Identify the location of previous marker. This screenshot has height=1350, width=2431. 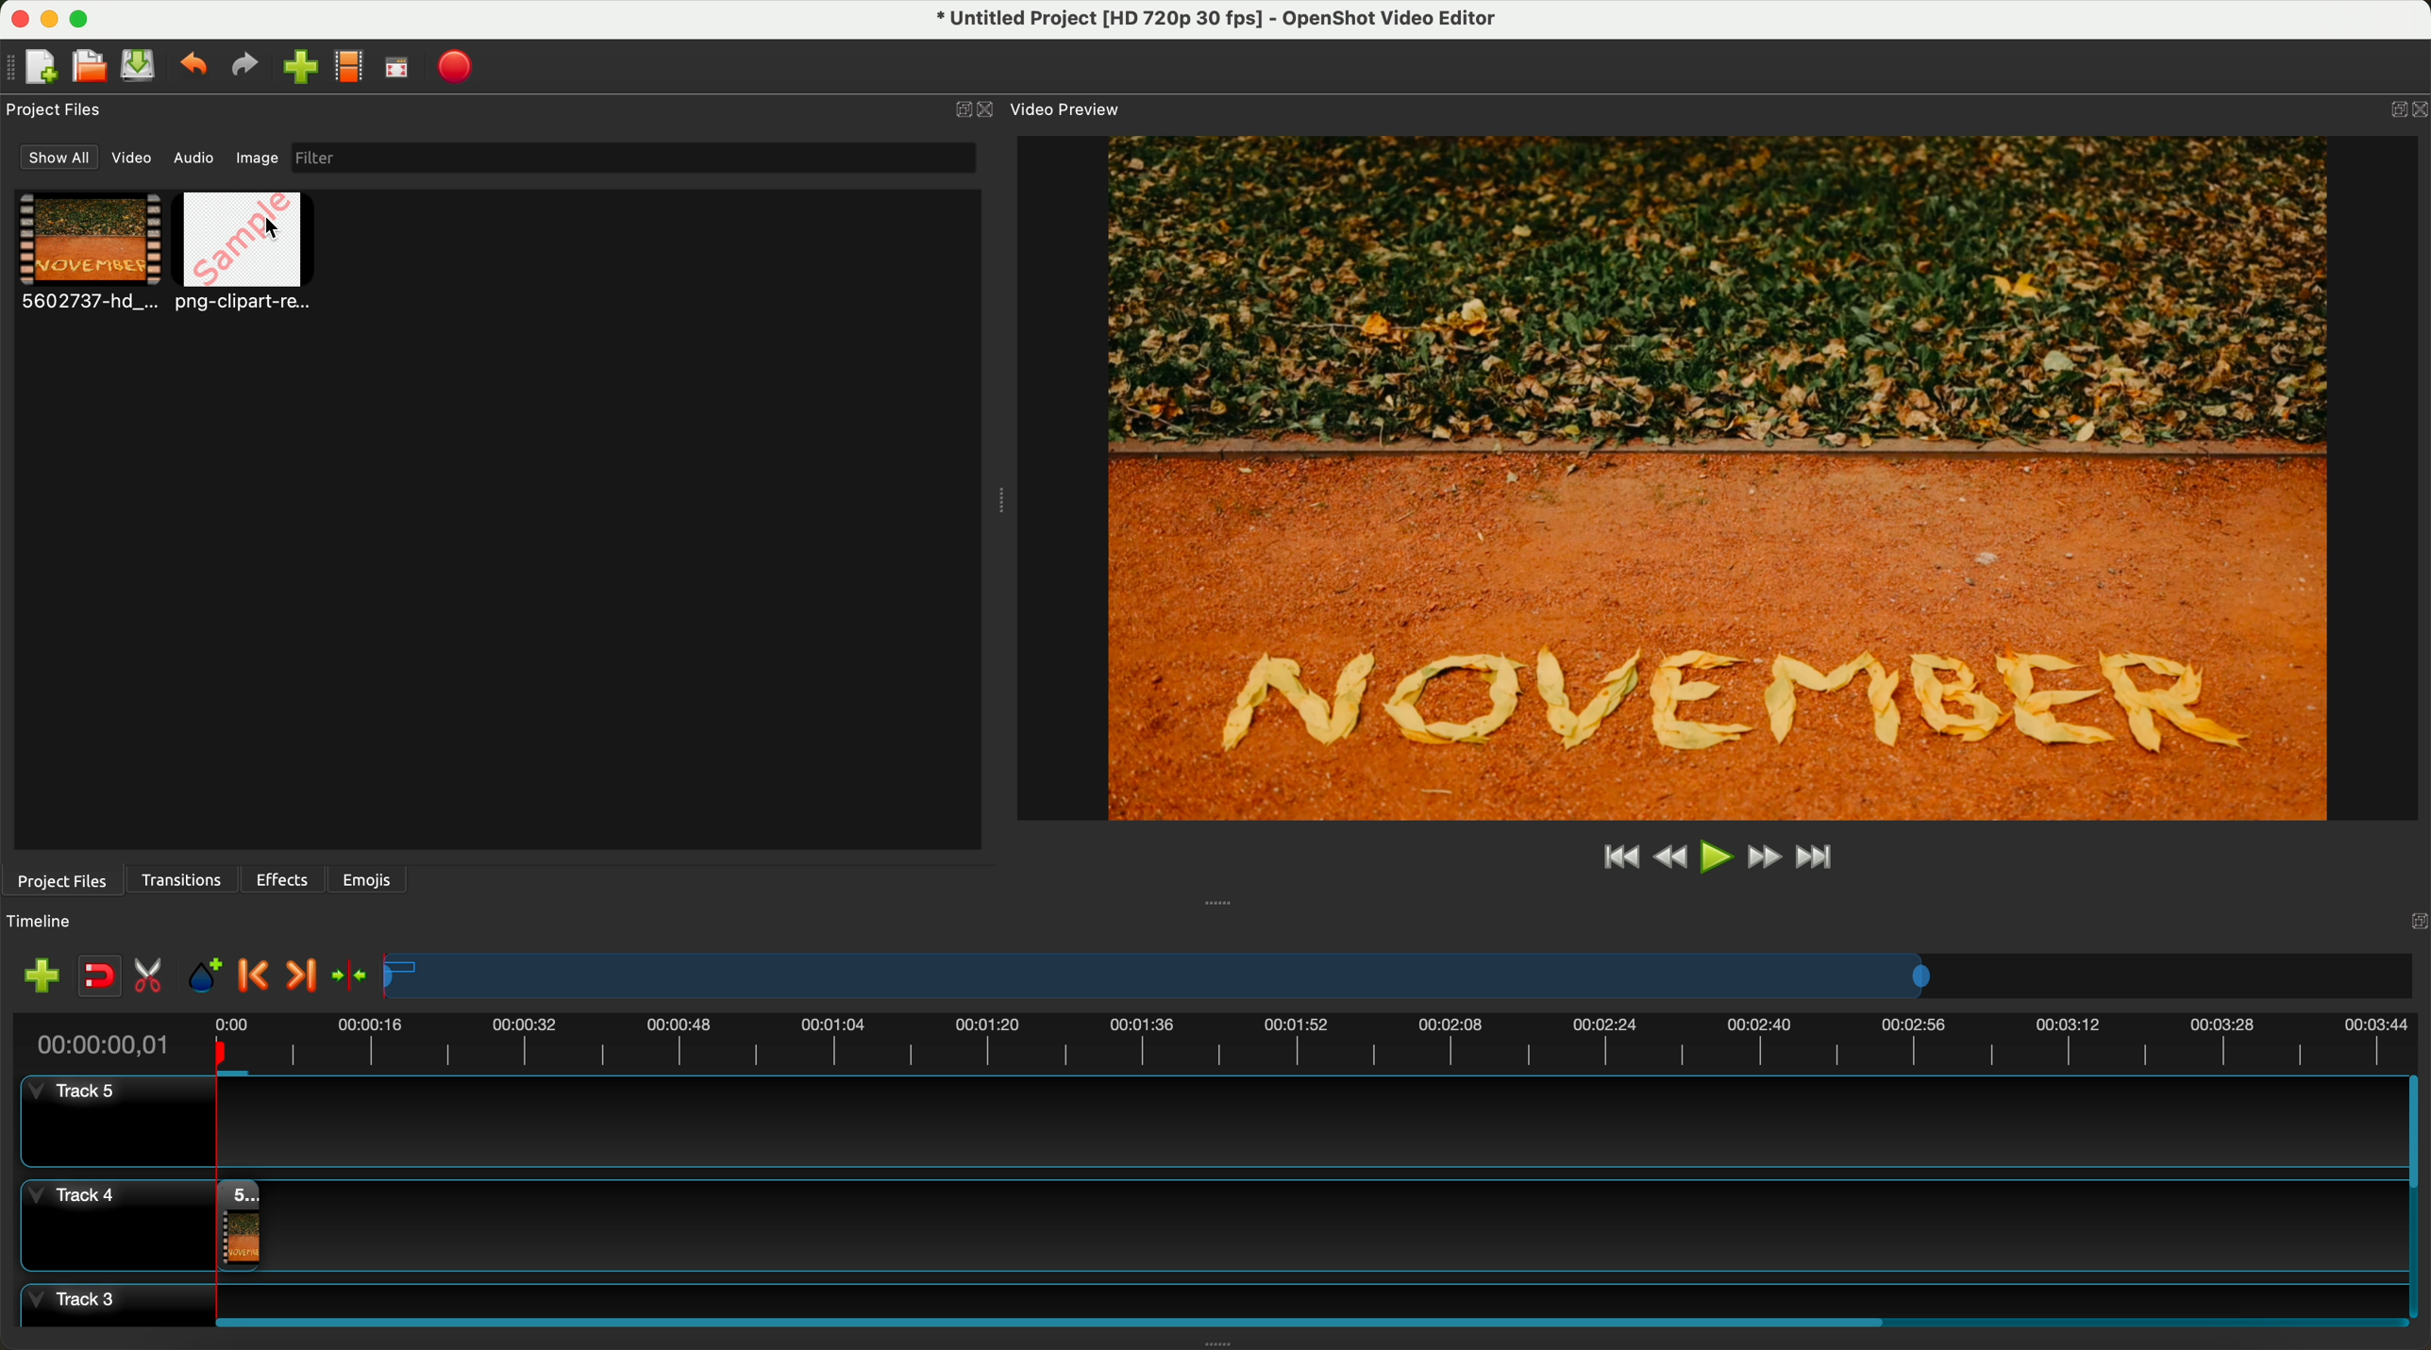
(259, 976).